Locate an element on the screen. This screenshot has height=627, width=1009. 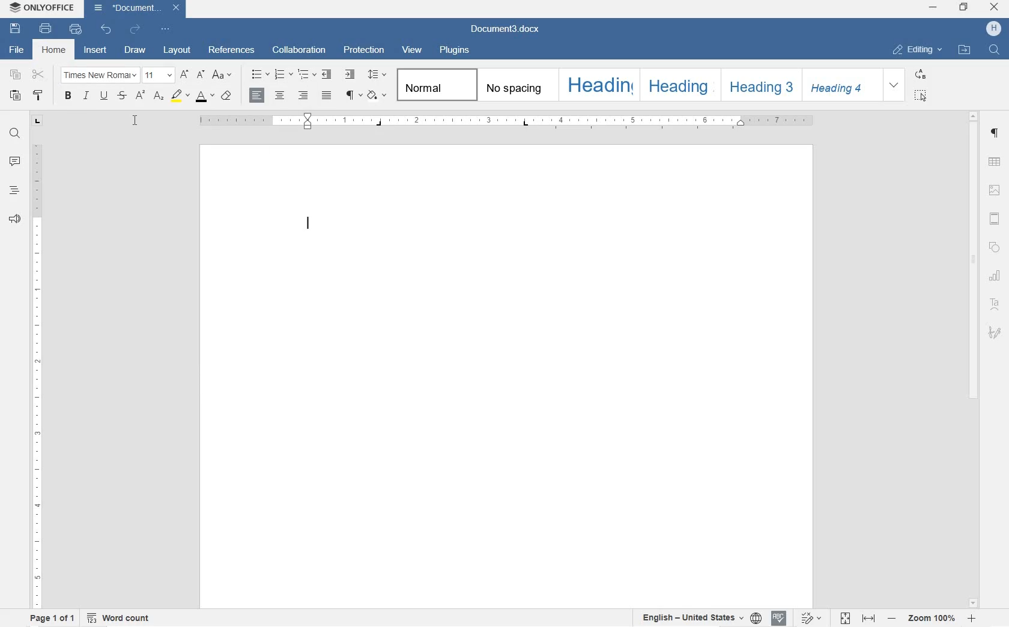
PARAGRAPH SETTINGS is located at coordinates (993, 133).